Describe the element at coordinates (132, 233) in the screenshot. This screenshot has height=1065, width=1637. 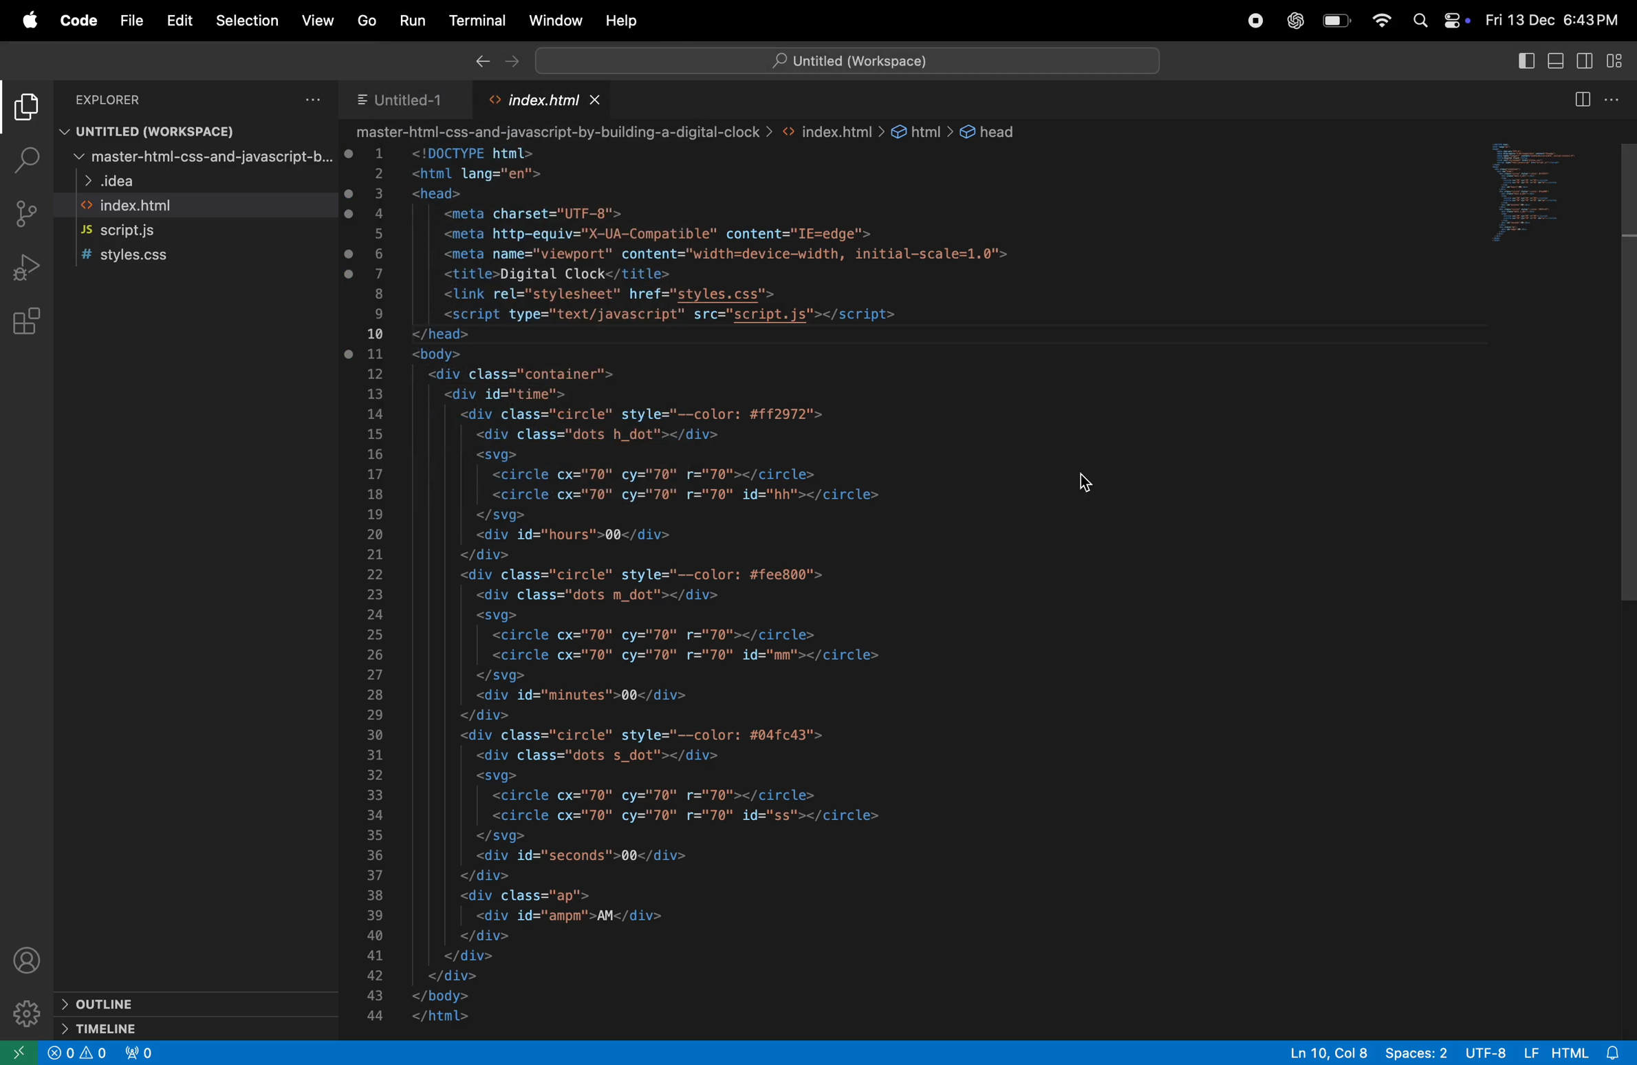
I see `Script.js` at that location.